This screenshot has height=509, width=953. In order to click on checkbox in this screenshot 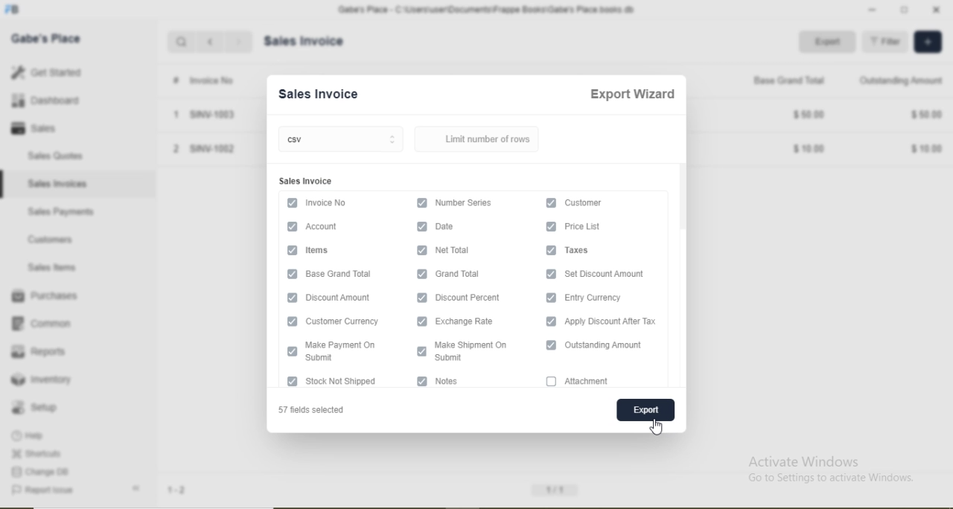, I will do `click(549, 273)`.